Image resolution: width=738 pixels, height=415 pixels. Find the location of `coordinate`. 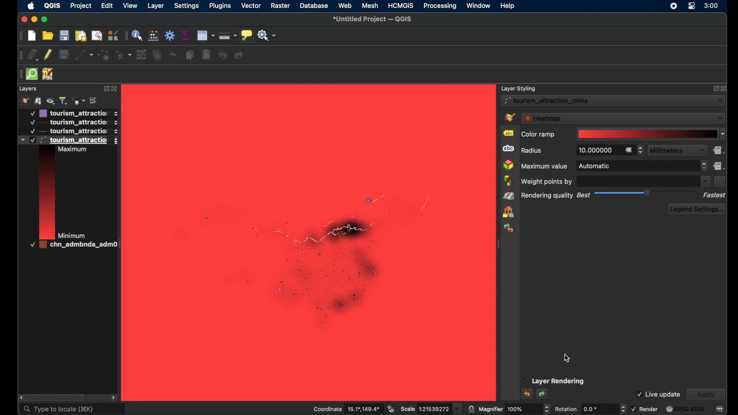

coordinate is located at coordinates (344, 408).